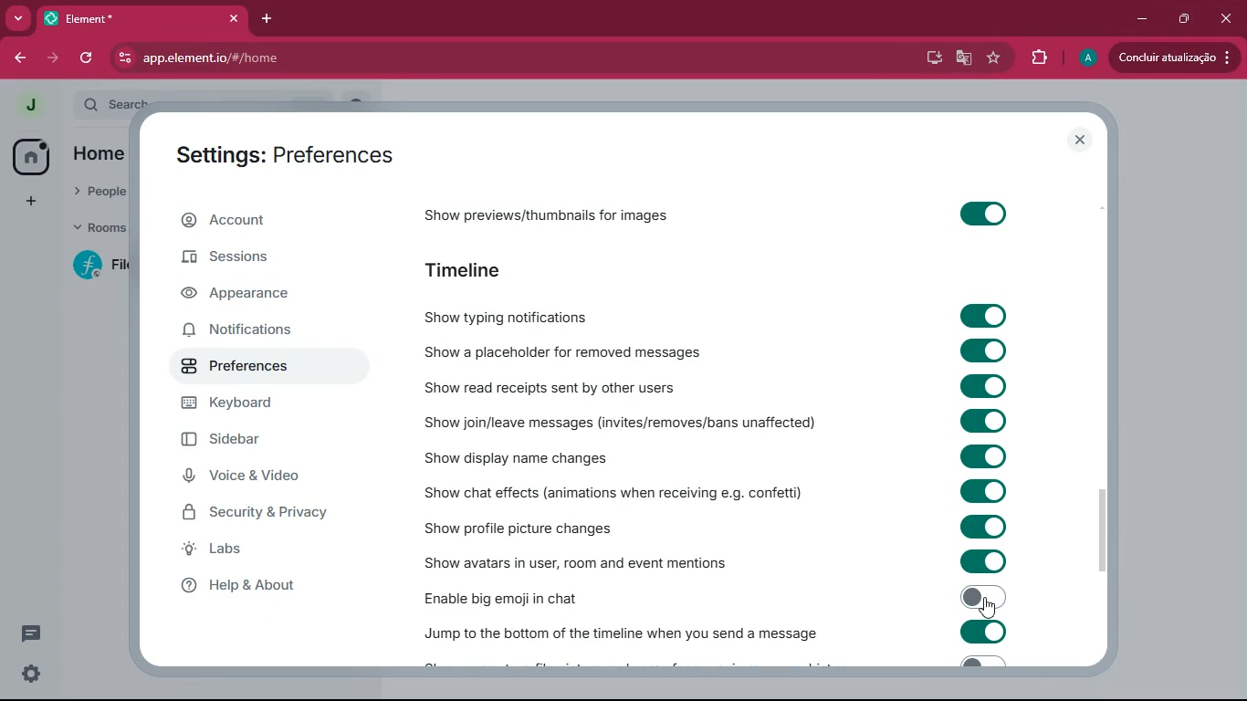 This screenshot has height=701, width=1247. Describe the element at coordinates (95, 193) in the screenshot. I see `people` at that location.